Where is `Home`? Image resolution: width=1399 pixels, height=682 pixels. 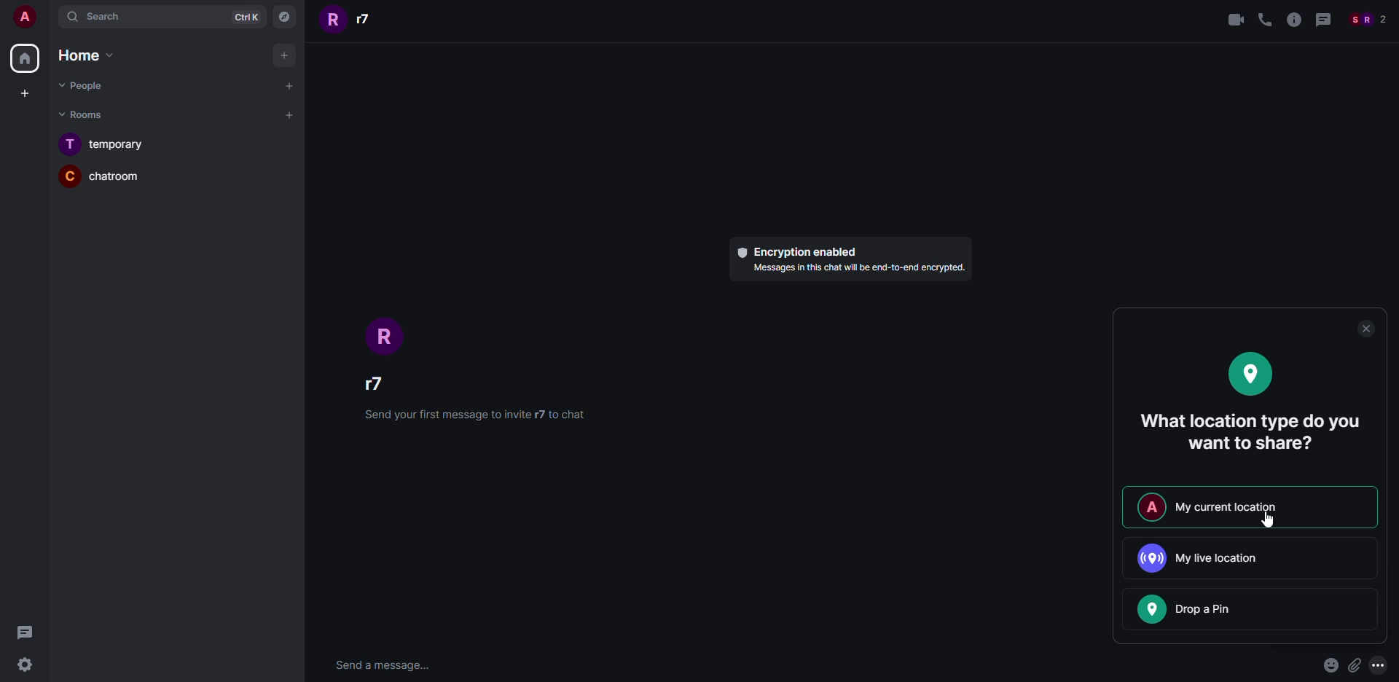
Home is located at coordinates (82, 55).